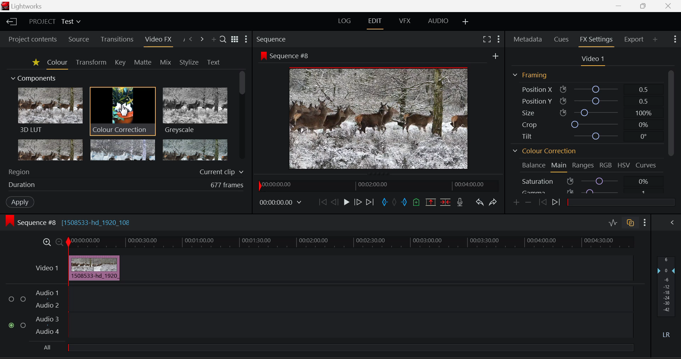 This screenshot has height=359, width=681. What do you see at coordinates (190, 62) in the screenshot?
I see `Stylize` at bounding box center [190, 62].